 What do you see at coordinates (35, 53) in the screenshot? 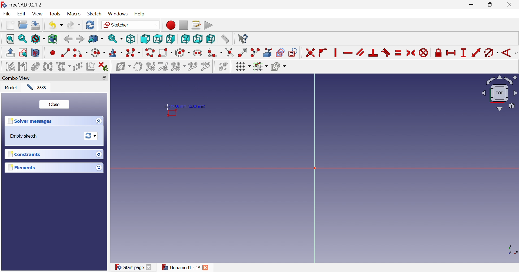
I see `View section` at bounding box center [35, 53].